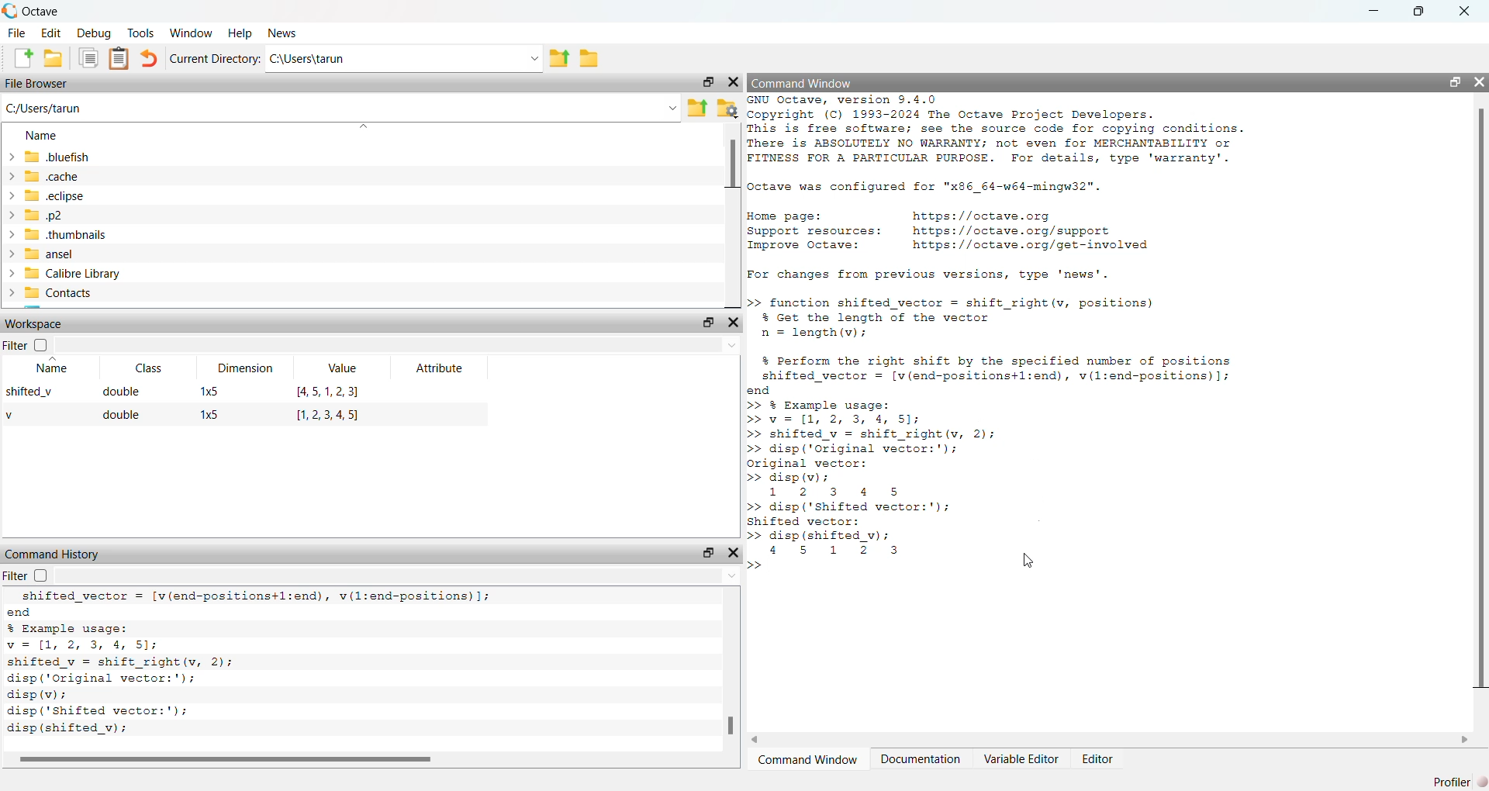 This screenshot has width=1489, height=791. I want to click on code for example usage, so click(872, 449).